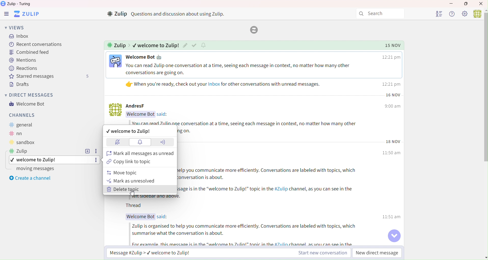 Image resolution: width=488 pixels, height=260 pixels. Describe the element at coordinates (377, 253) in the screenshot. I see `New direct message` at that location.